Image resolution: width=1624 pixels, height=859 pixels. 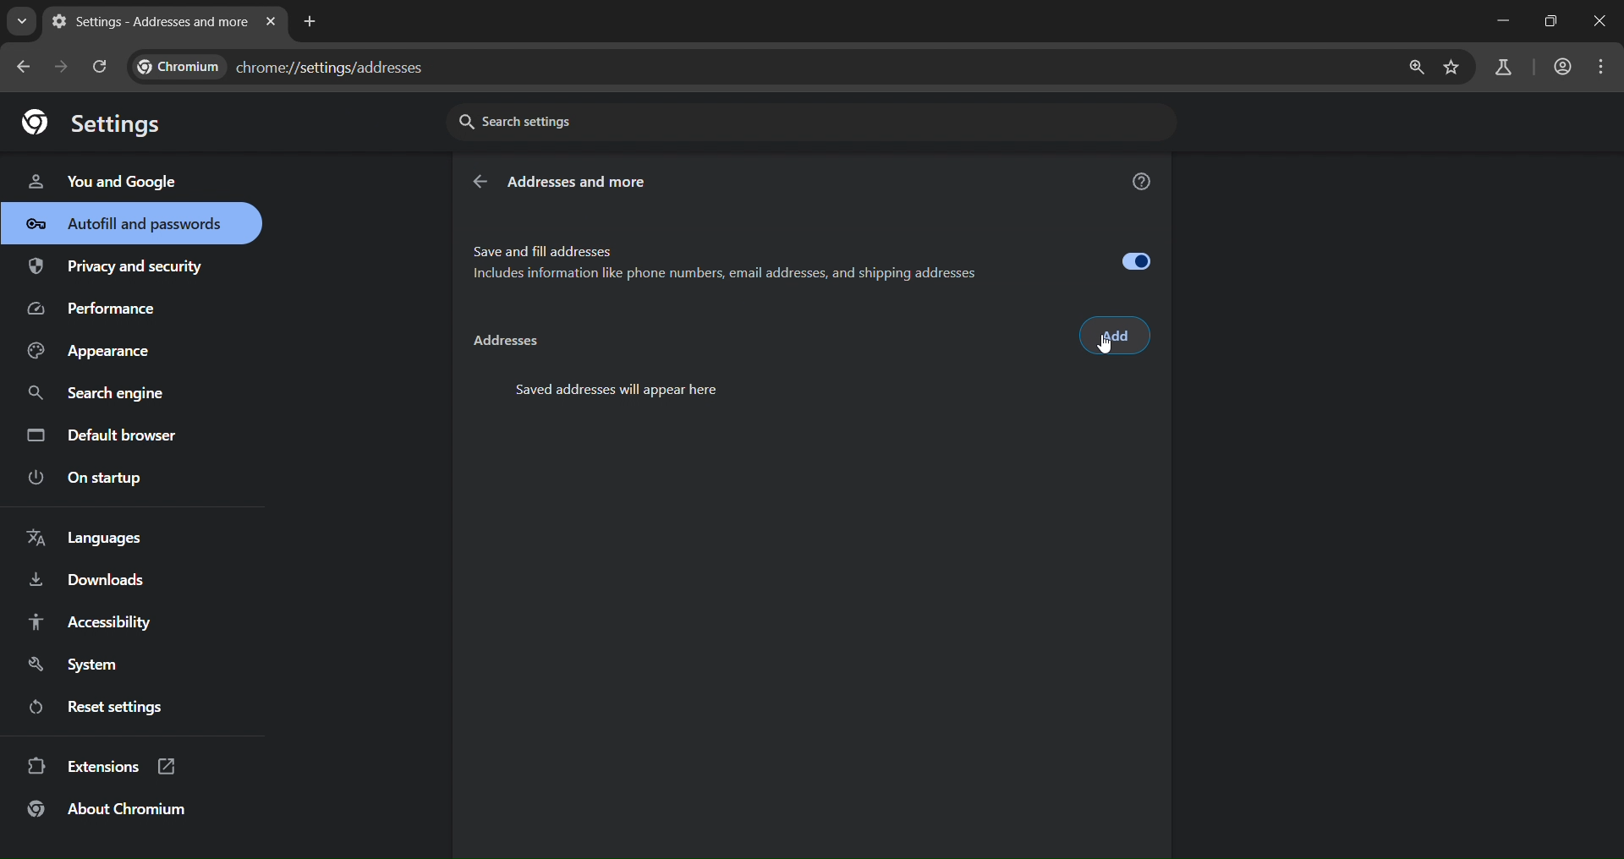 What do you see at coordinates (271, 23) in the screenshot?
I see `close tab` at bounding box center [271, 23].